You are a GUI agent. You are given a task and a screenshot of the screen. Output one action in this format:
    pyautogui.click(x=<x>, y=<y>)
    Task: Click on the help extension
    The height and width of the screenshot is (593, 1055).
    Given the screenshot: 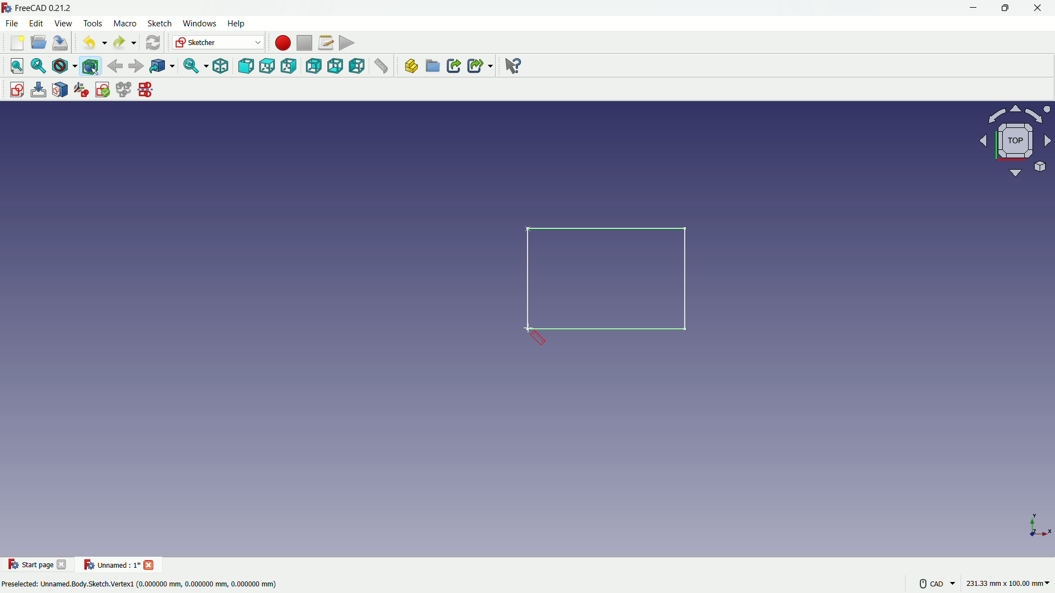 What is the action you would take?
    pyautogui.click(x=514, y=66)
    